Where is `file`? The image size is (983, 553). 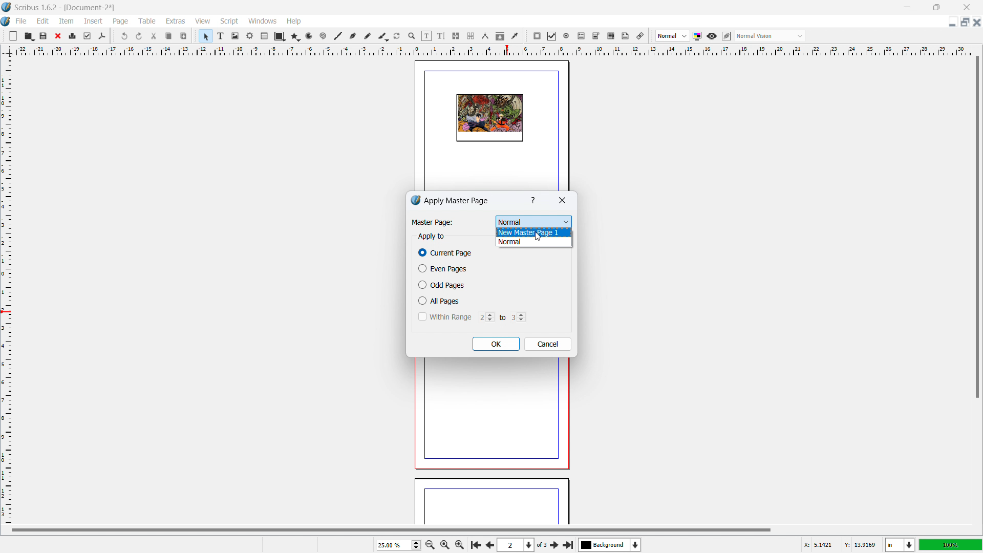
file is located at coordinates (20, 21).